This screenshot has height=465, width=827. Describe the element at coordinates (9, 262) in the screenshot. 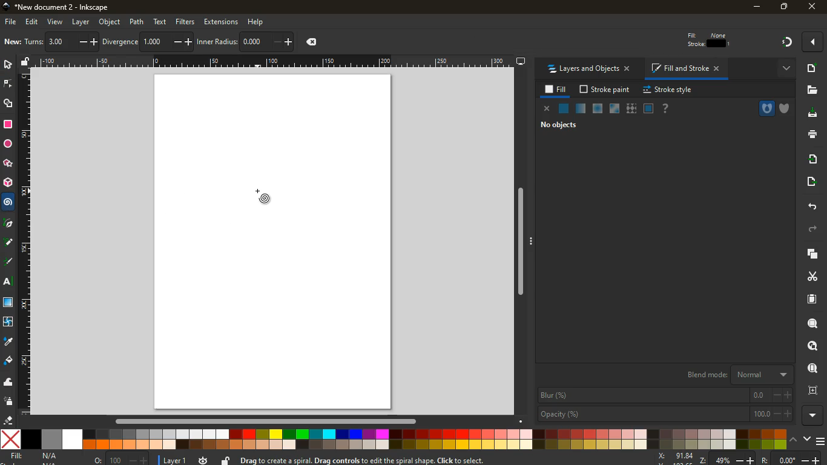

I see `r` at that location.